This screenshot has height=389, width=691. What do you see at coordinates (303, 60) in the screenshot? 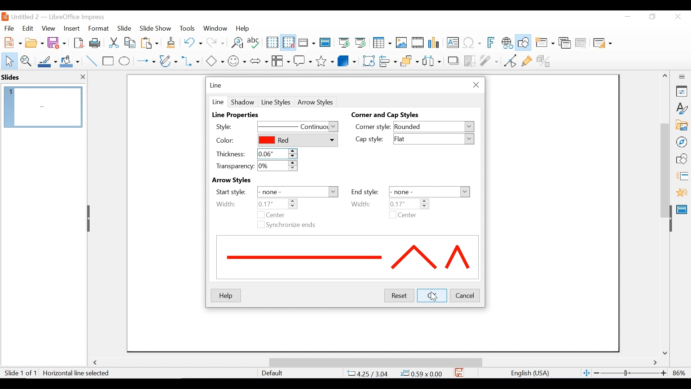
I see `Callout` at bounding box center [303, 60].